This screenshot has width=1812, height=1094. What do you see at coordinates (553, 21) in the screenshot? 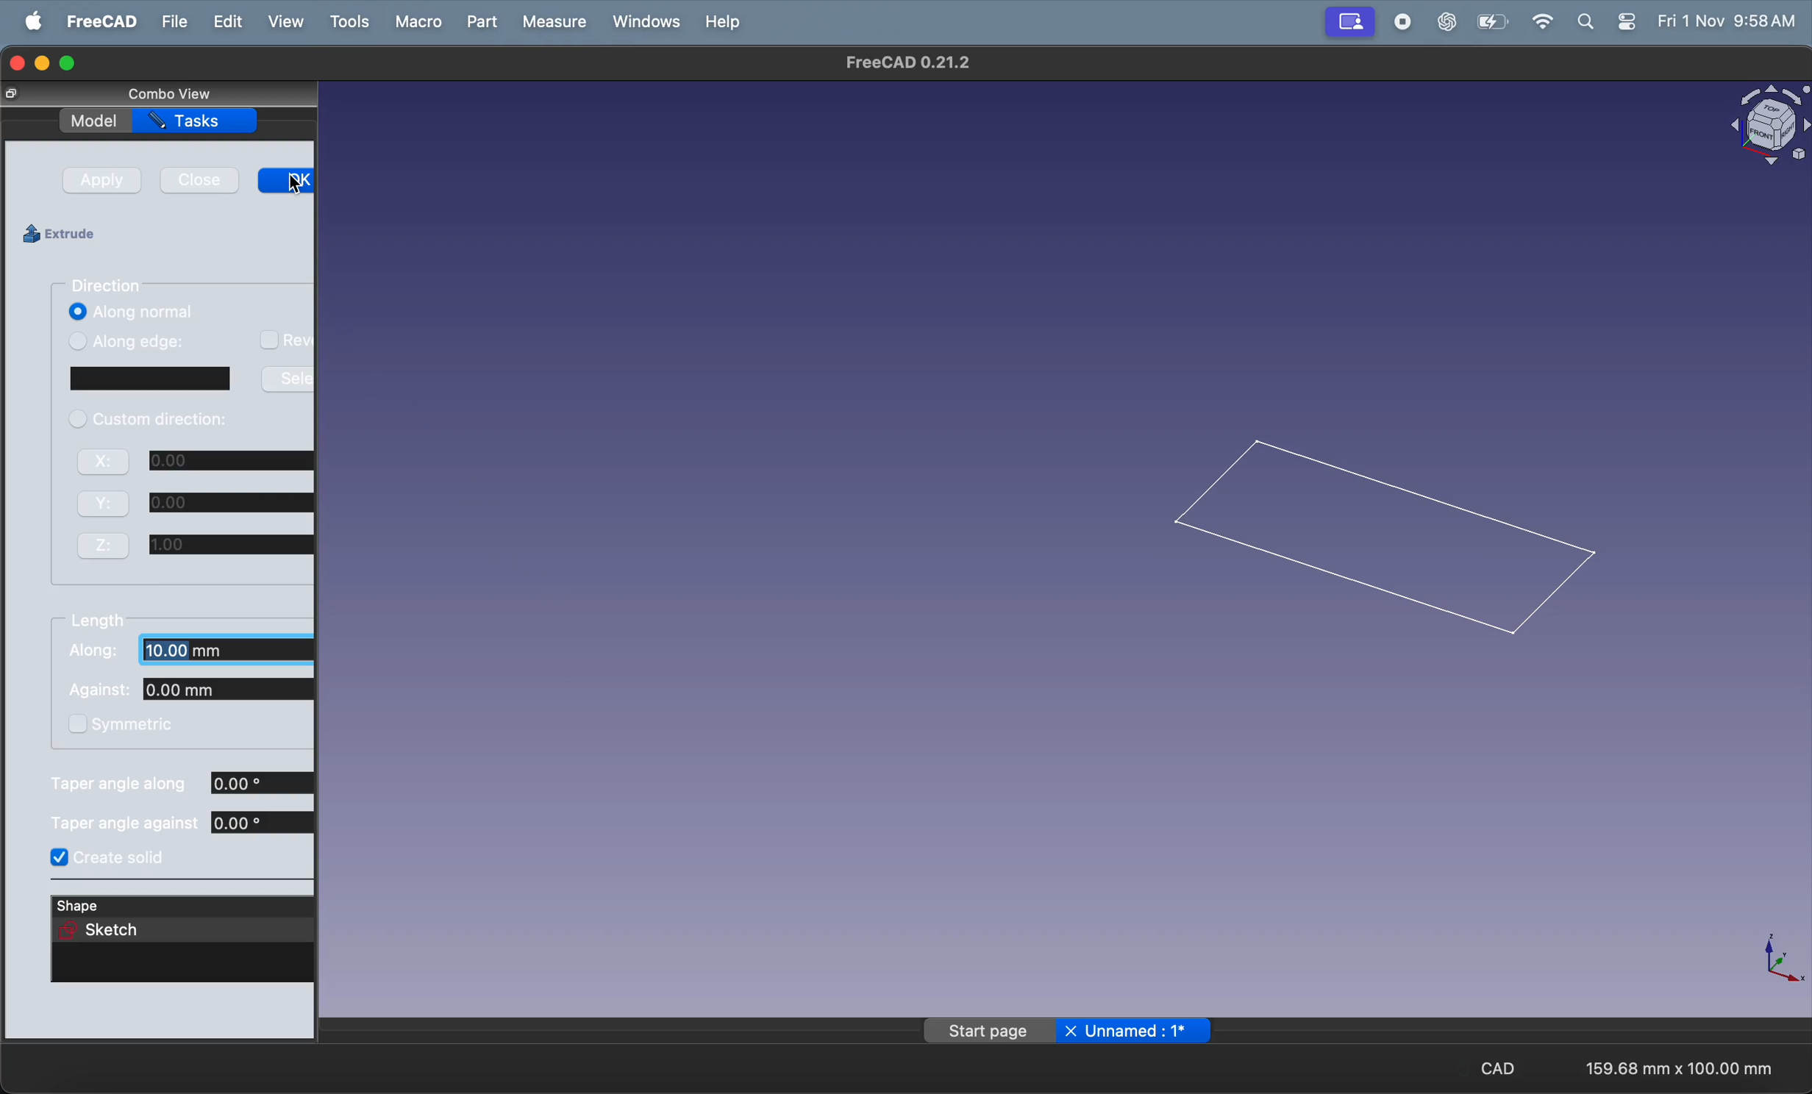
I see `measure` at bounding box center [553, 21].